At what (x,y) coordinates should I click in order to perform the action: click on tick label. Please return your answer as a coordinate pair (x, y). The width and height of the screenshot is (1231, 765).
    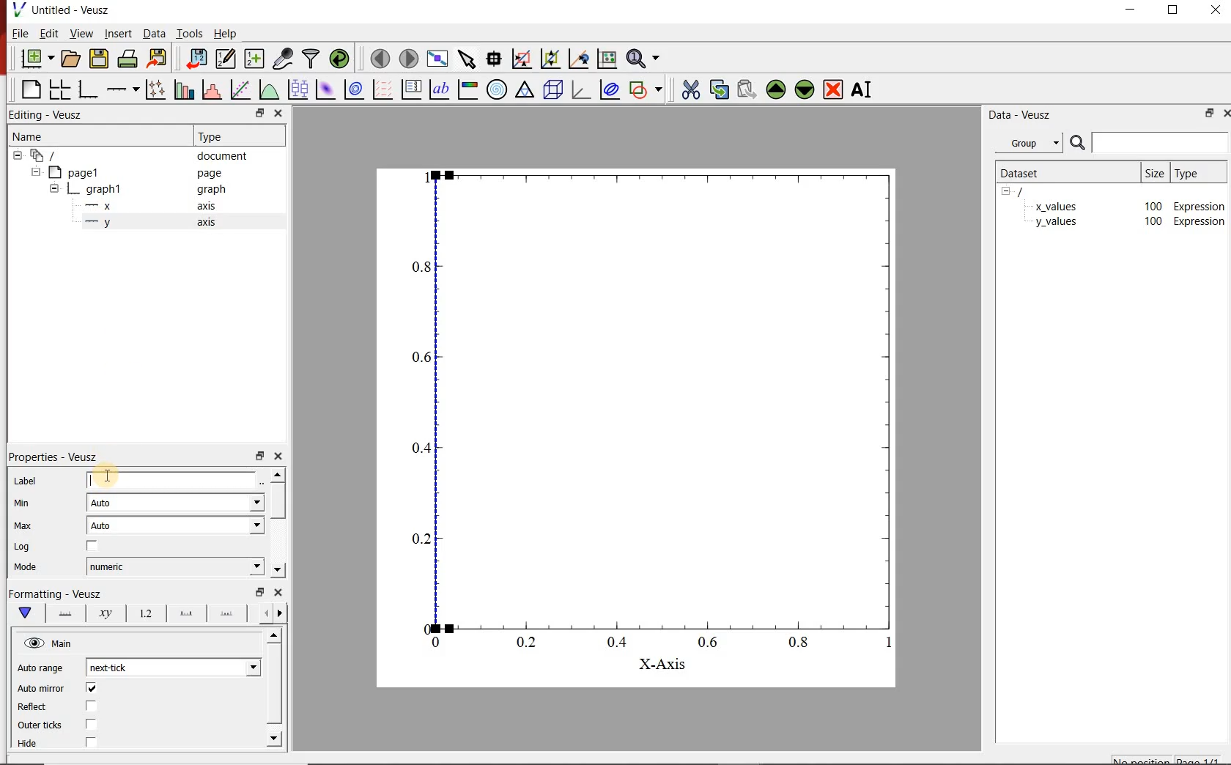
    Looking at the image, I should click on (147, 613).